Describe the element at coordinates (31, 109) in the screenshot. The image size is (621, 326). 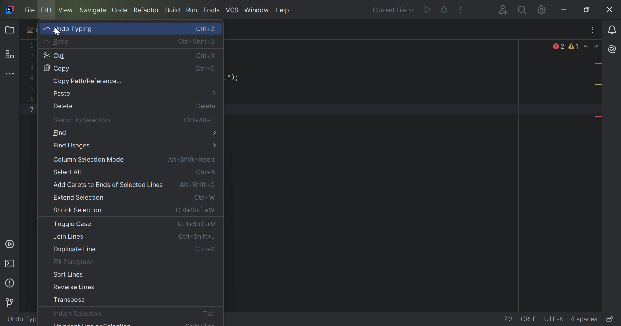
I see `7` at that location.